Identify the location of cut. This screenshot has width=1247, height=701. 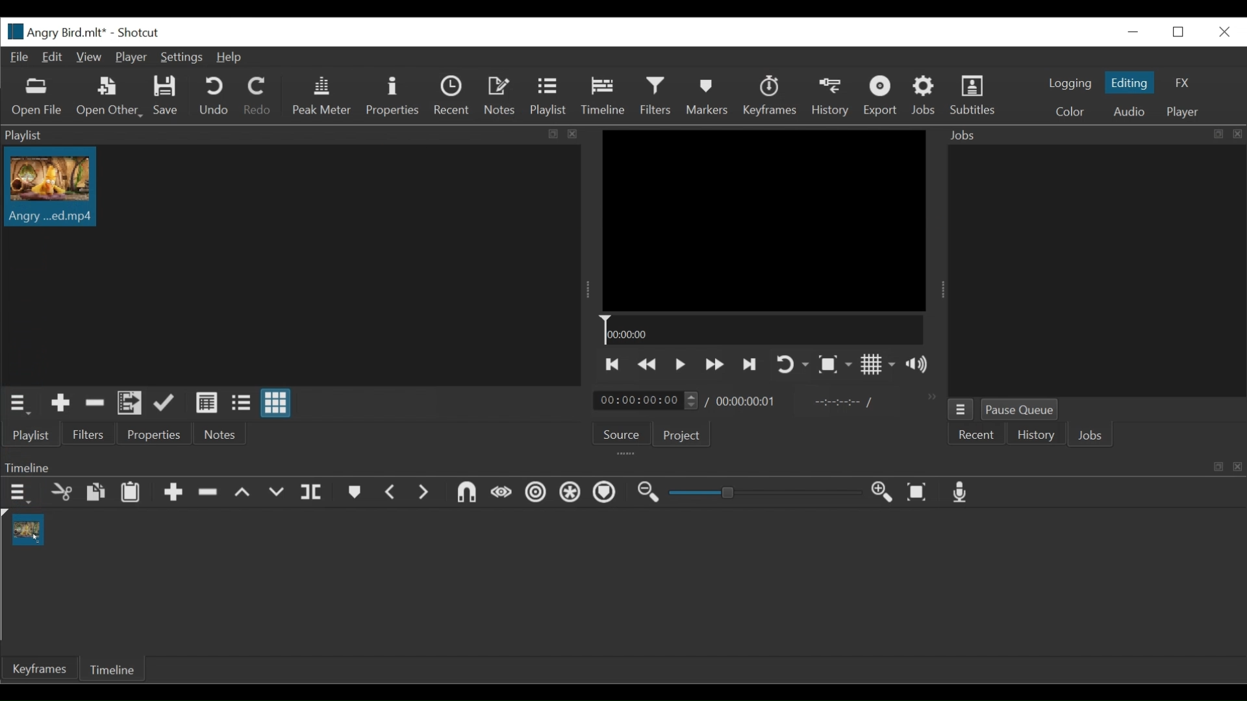
(63, 493).